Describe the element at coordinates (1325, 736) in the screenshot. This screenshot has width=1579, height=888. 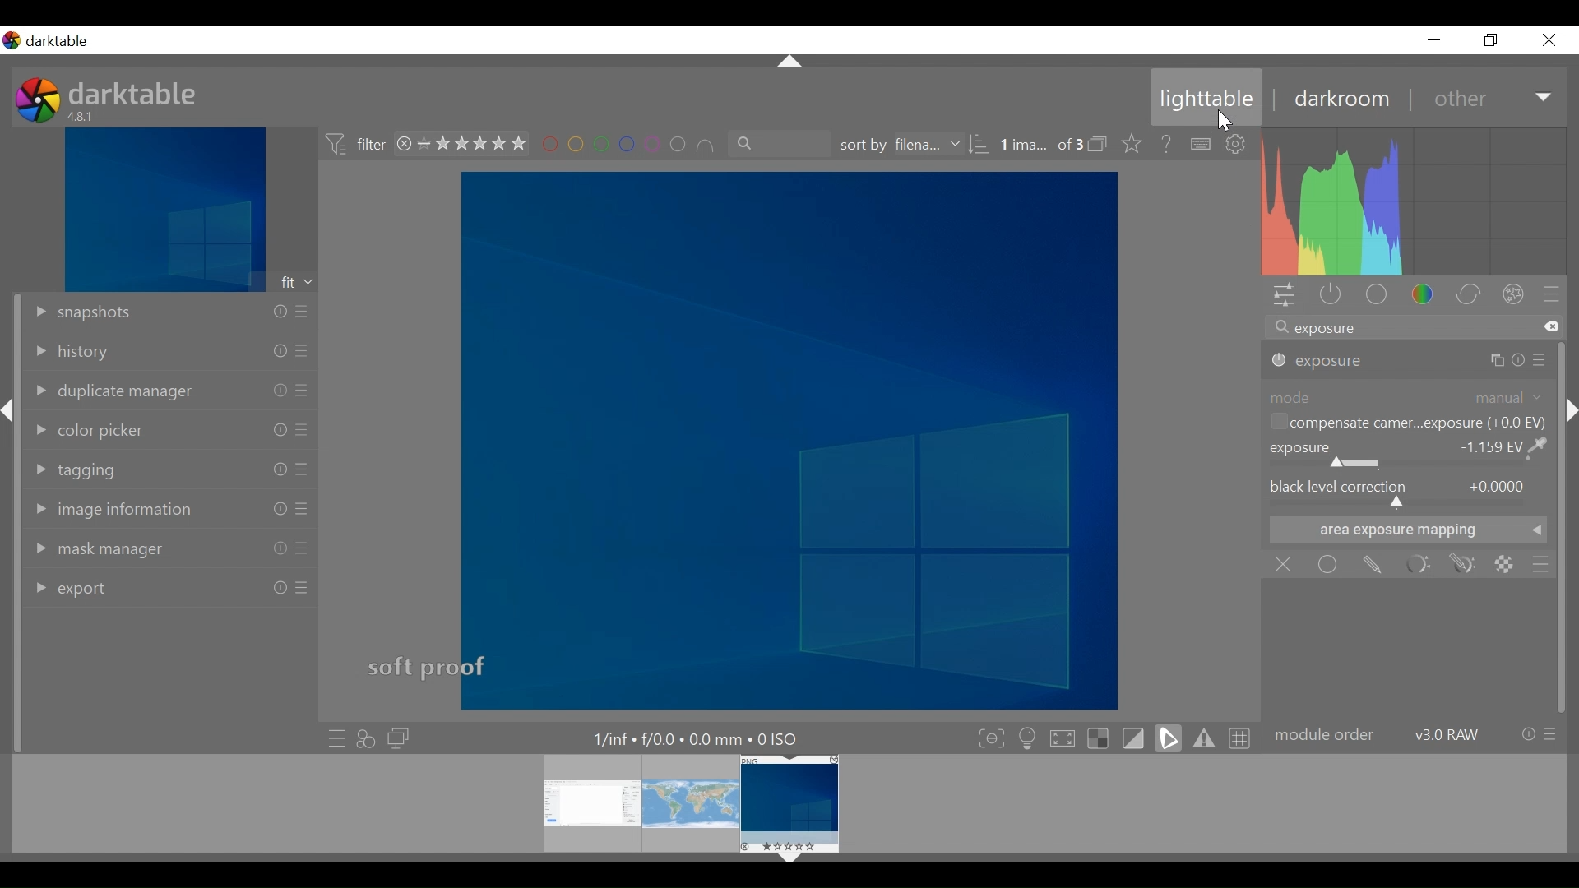
I see `module order` at that location.